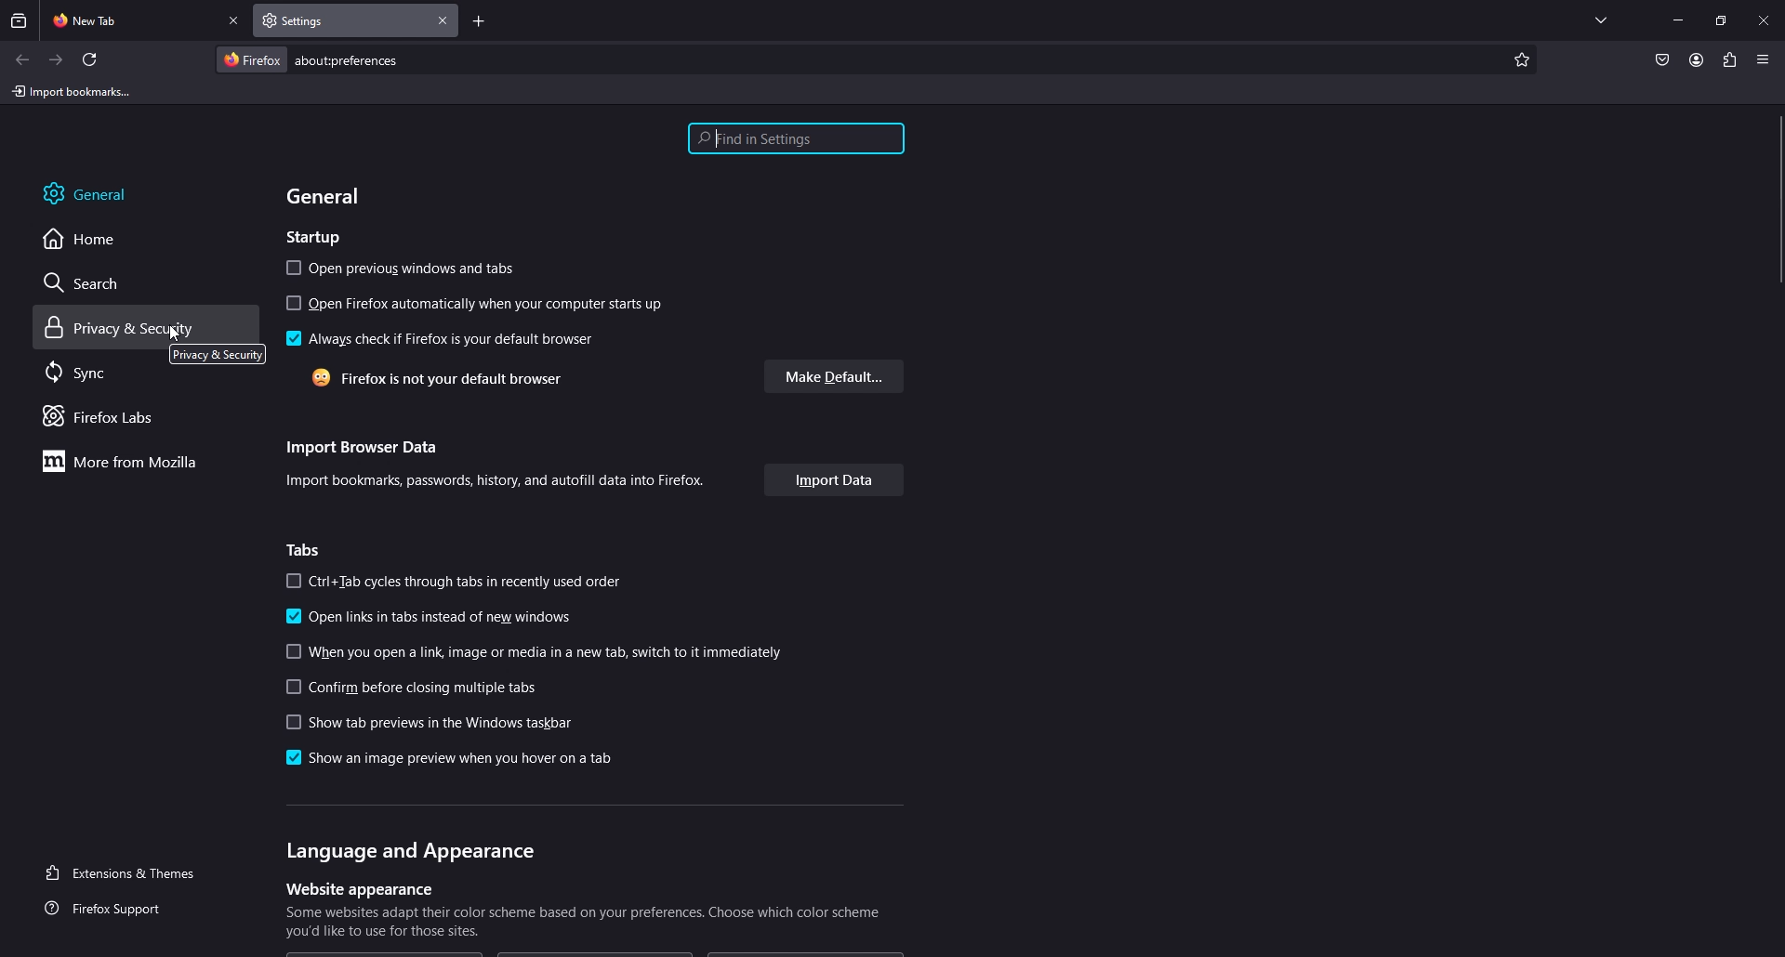  What do you see at coordinates (130, 461) in the screenshot?
I see `more from mozilla` at bounding box center [130, 461].